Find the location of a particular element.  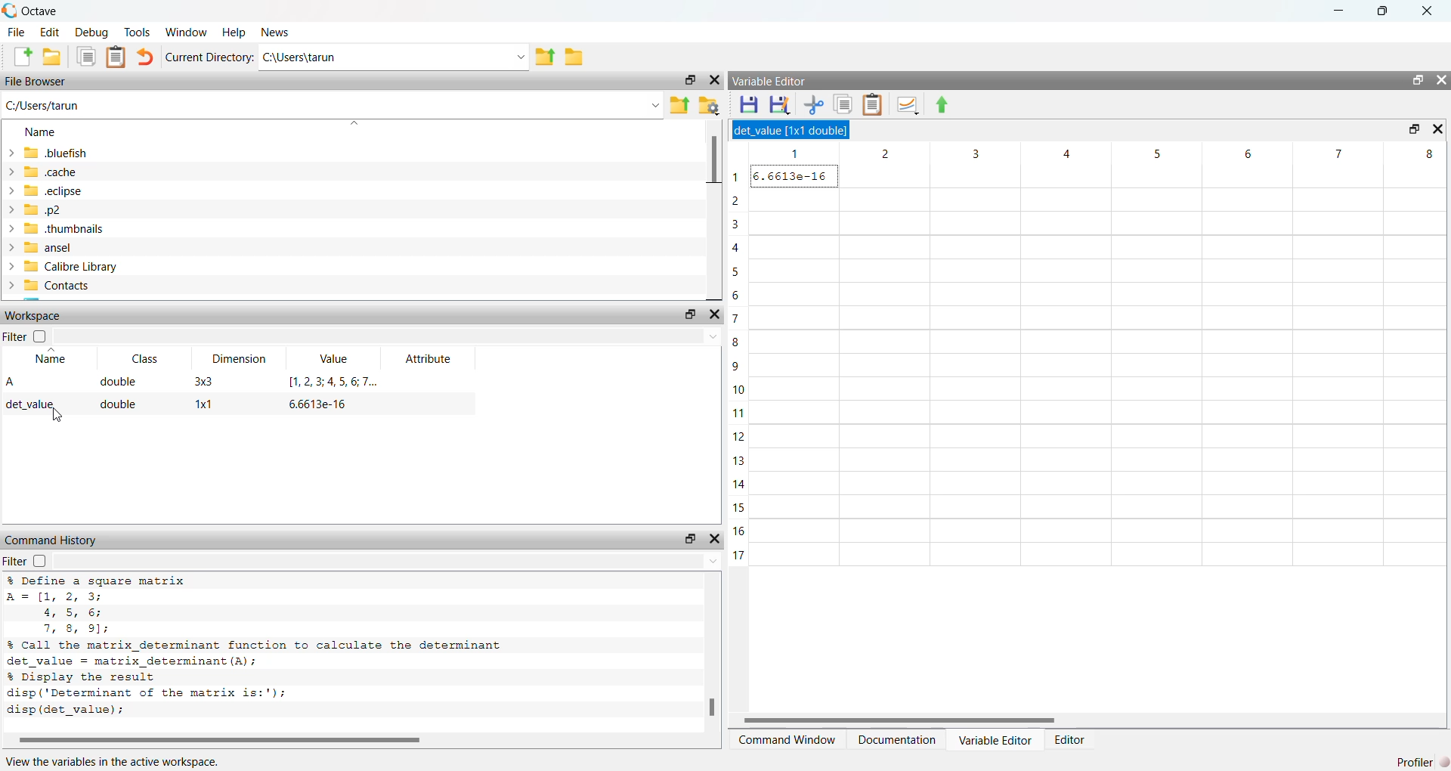

up is located at coordinates (942, 107).